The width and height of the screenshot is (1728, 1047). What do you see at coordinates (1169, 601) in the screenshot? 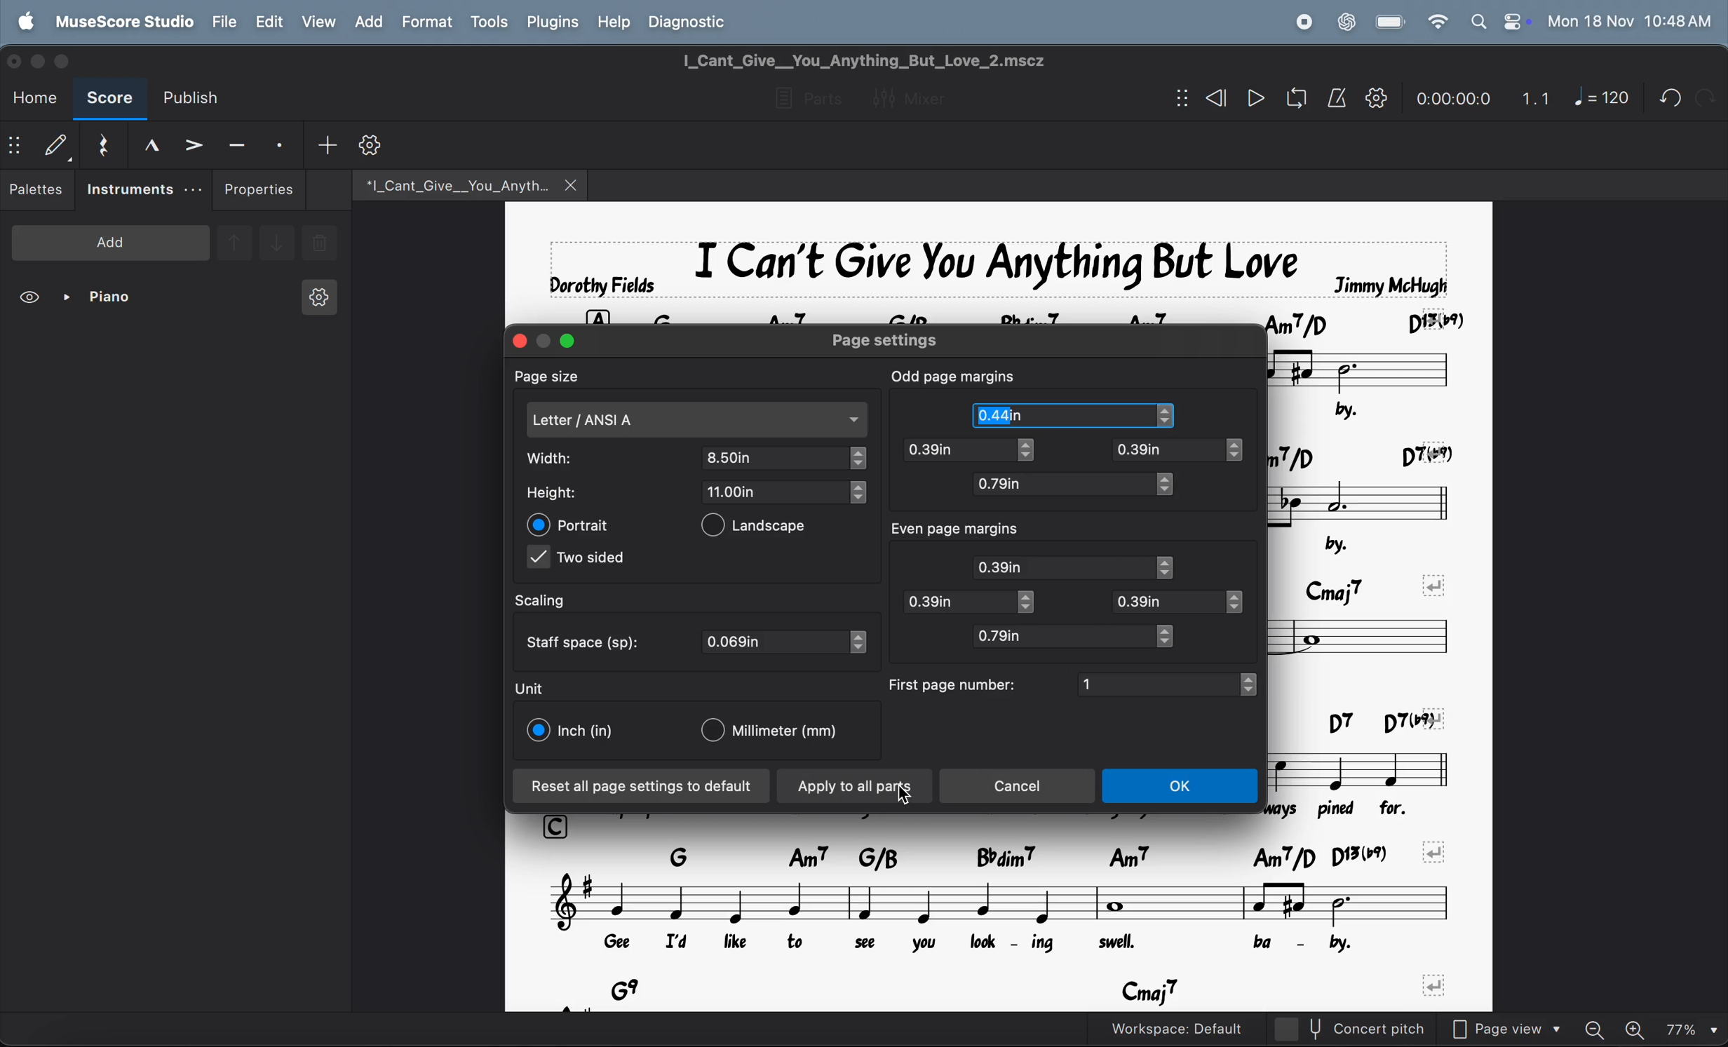
I see `0.39in` at bounding box center [1169, 601].